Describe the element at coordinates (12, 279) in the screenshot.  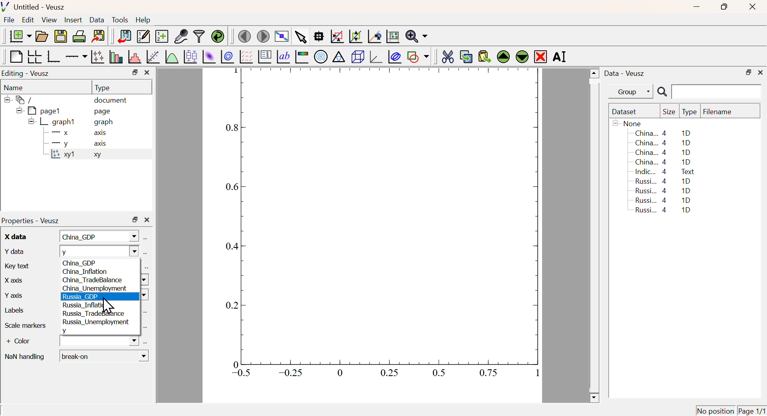
I see `X axis` at that location.